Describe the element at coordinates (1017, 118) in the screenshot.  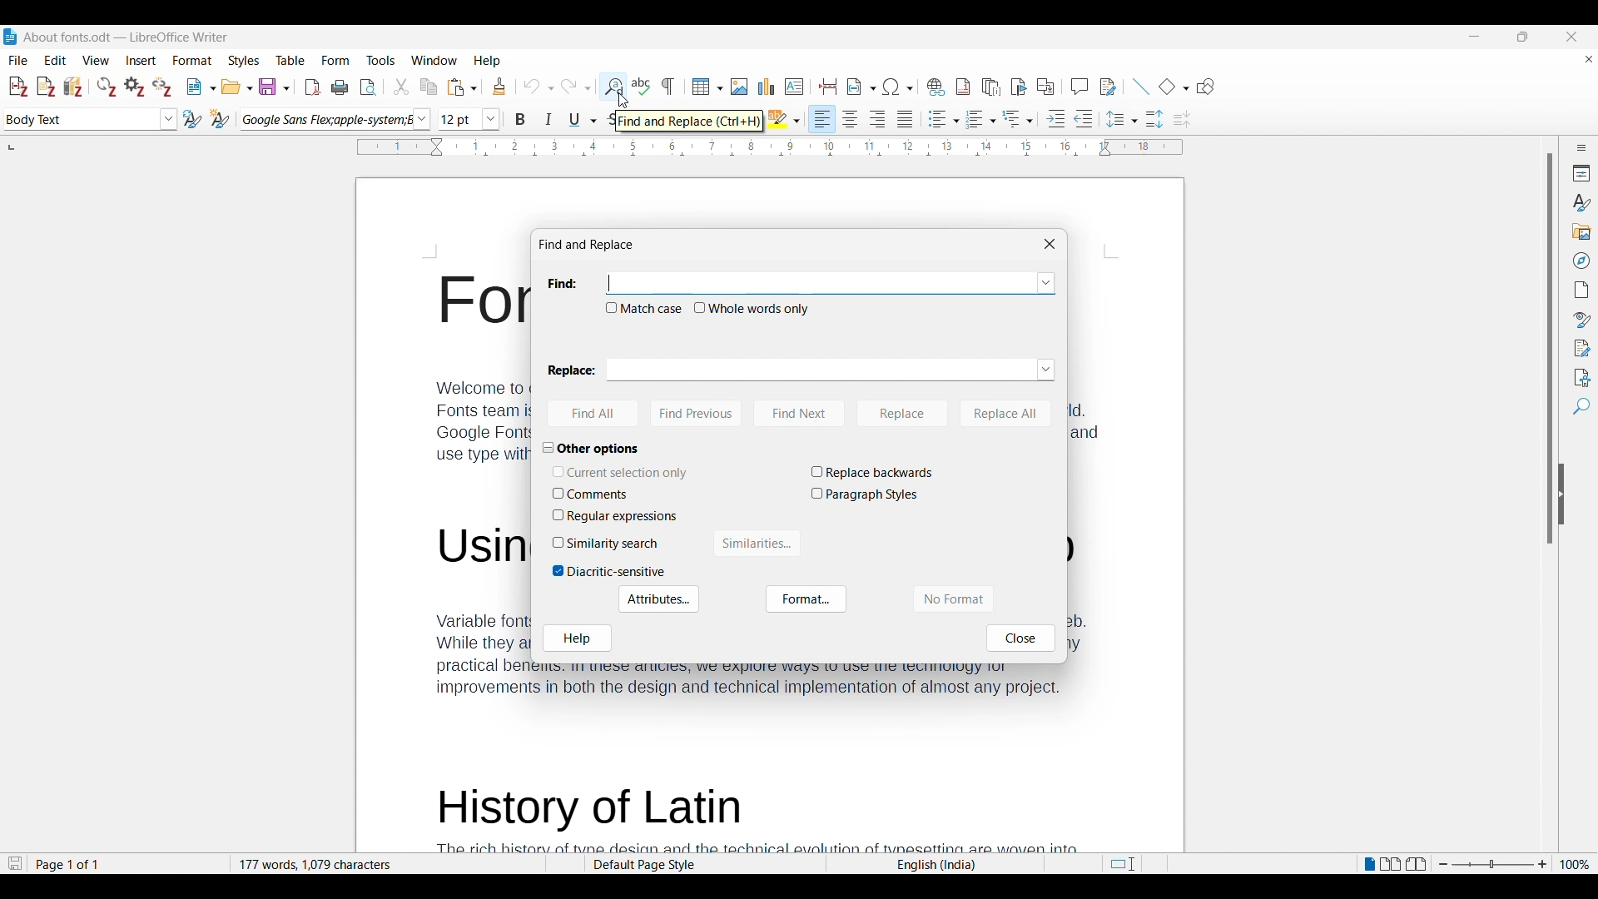
I see `Select outline format options` at that location.